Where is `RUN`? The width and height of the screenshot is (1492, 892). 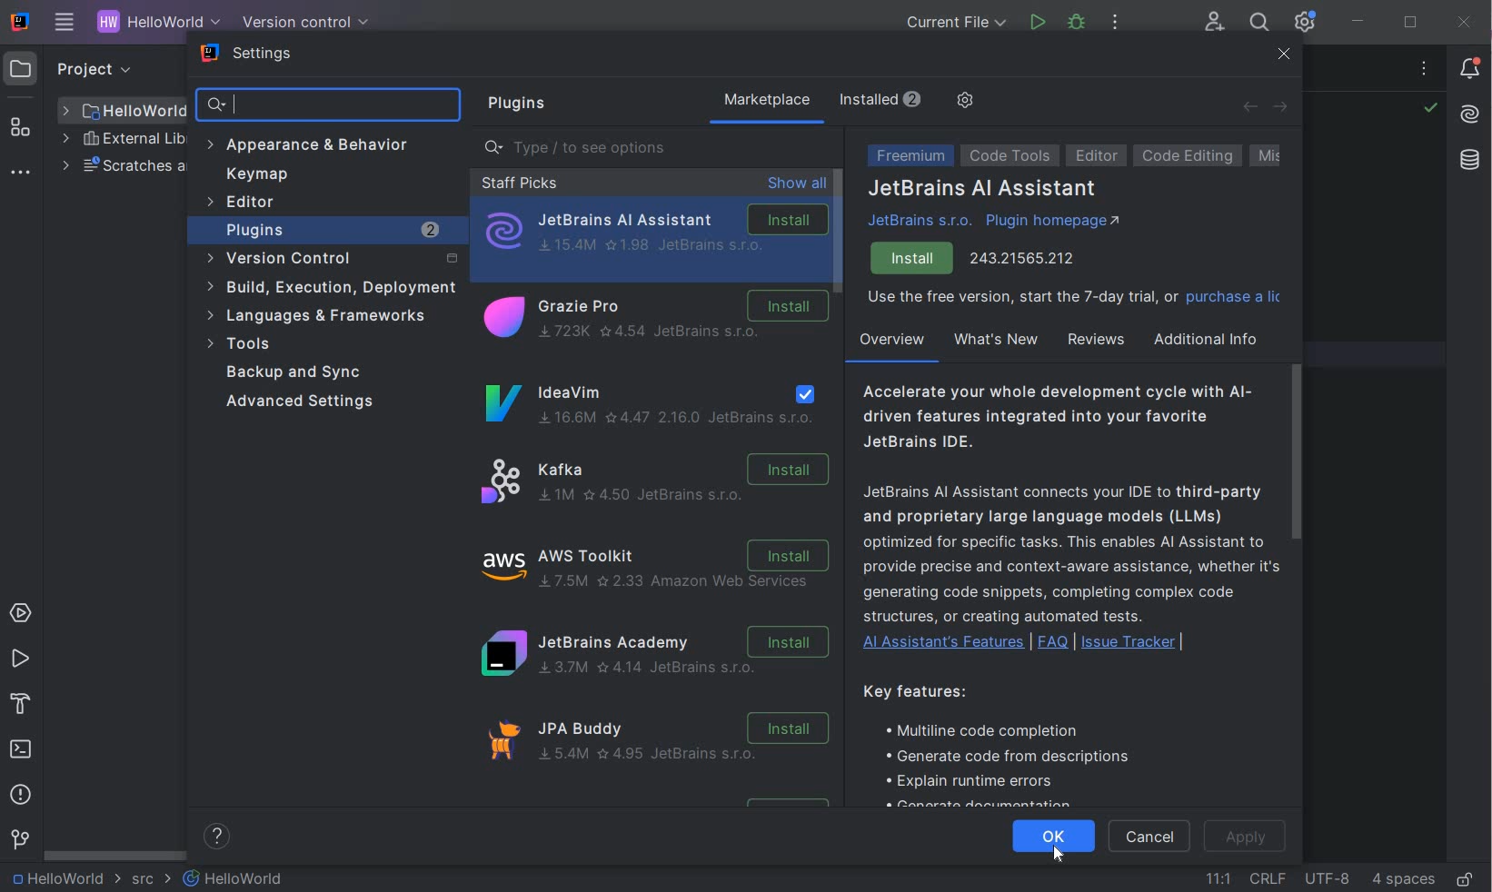 RUN is located at coordinates (1038, 23).